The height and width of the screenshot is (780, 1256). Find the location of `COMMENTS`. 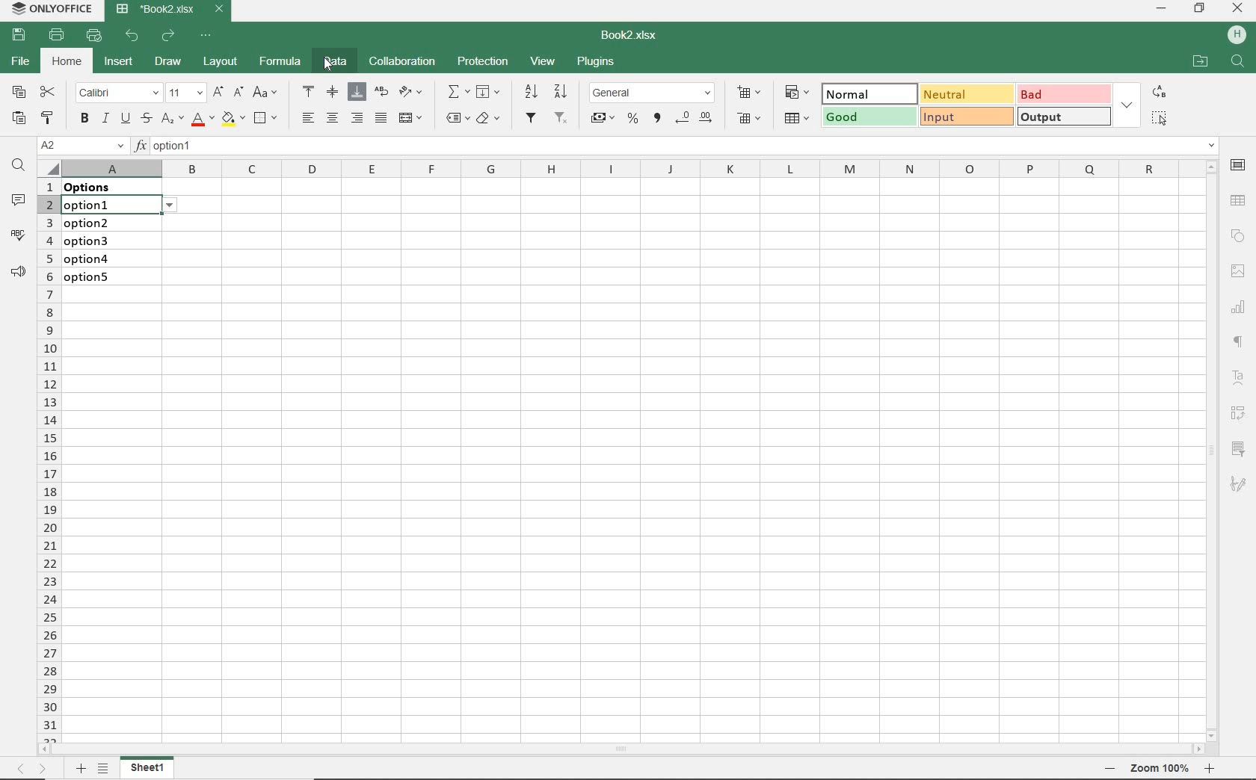

COMMENTS is located at coordinates (19, 200).